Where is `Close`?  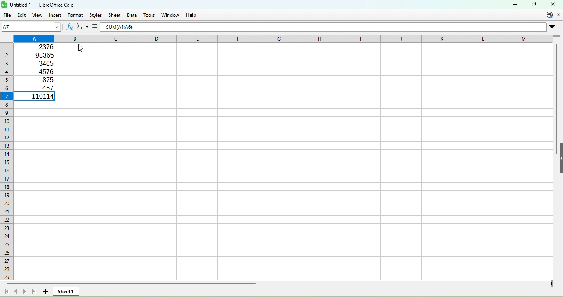
Close is located at coordinates (552, 4).